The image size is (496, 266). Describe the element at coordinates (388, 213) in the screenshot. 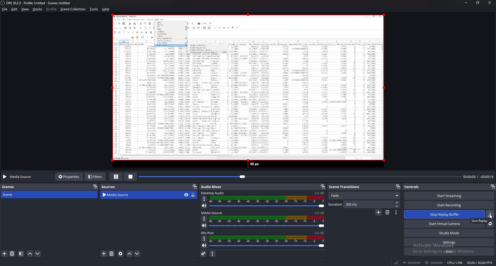

I see `delete transition` at that location.